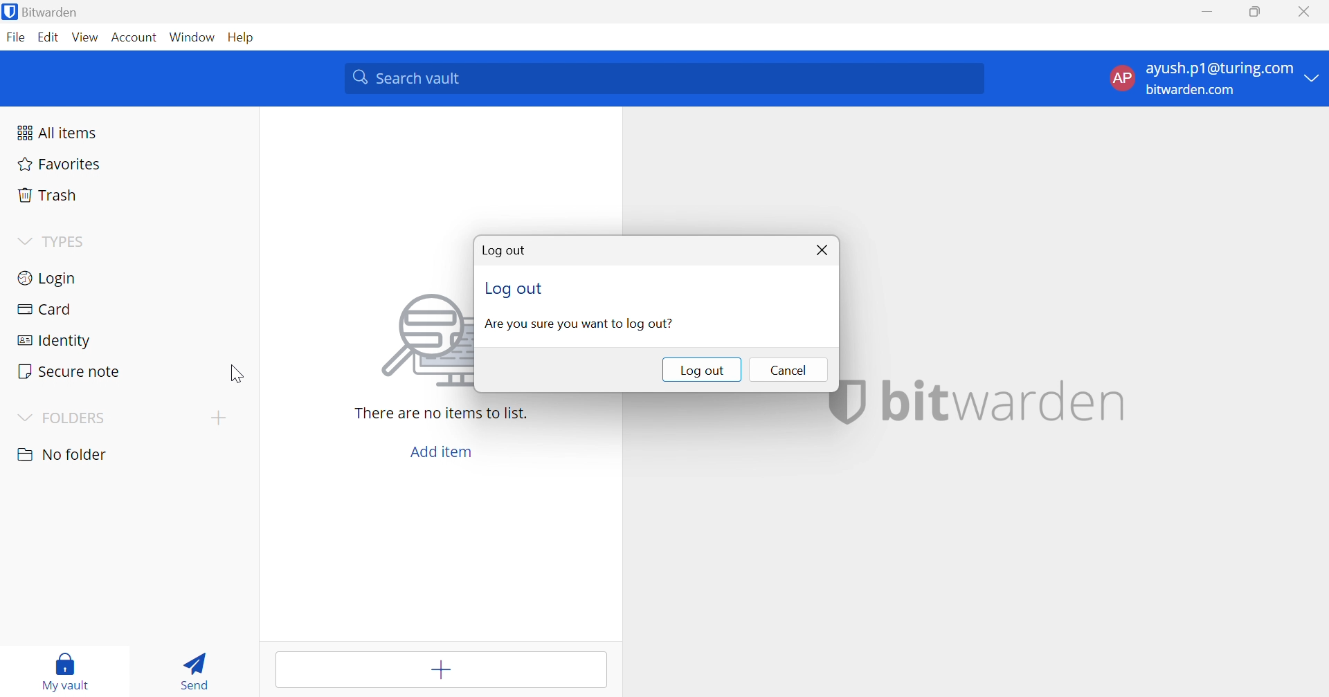  I want to click on Search vault, so click(663, 79).